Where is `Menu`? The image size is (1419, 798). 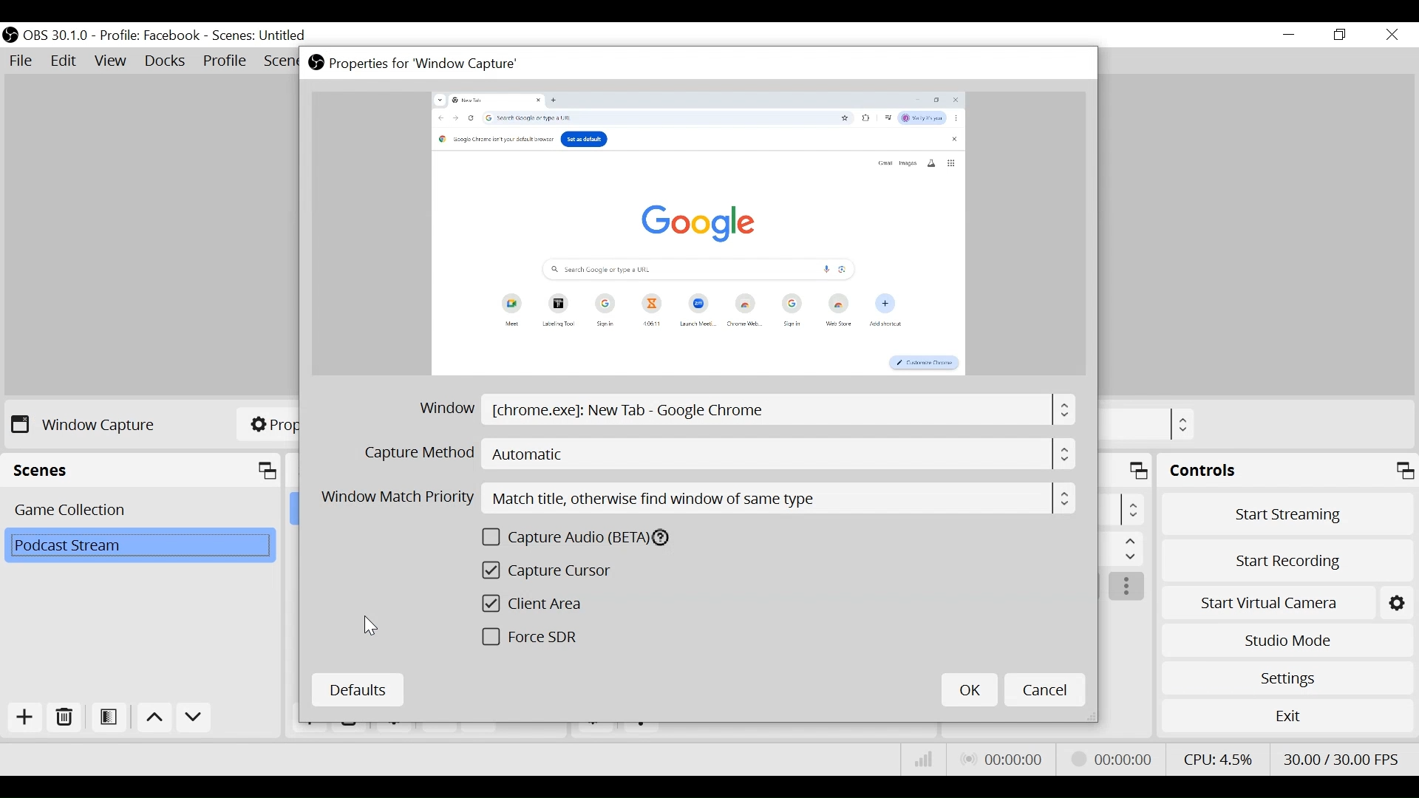
Menu is located at coordinates (1134, 509).